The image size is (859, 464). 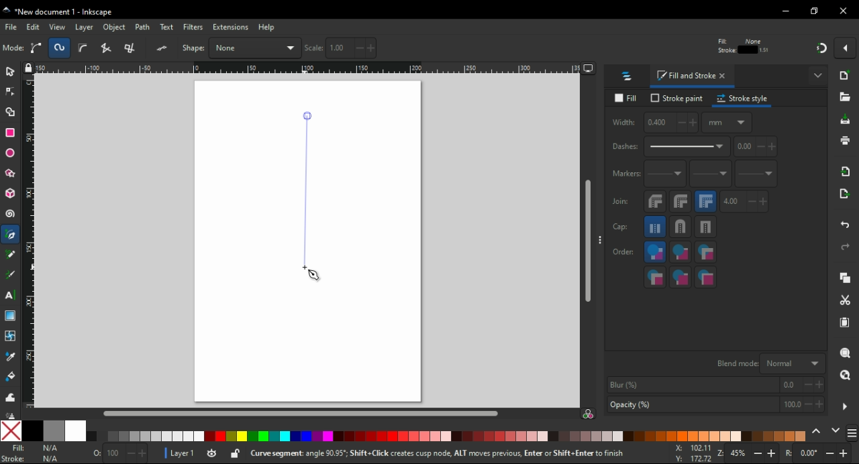 What do you see at coordinates (61, 47) in the screenshot?
I see `deselect` at bounding box center [61, 47].